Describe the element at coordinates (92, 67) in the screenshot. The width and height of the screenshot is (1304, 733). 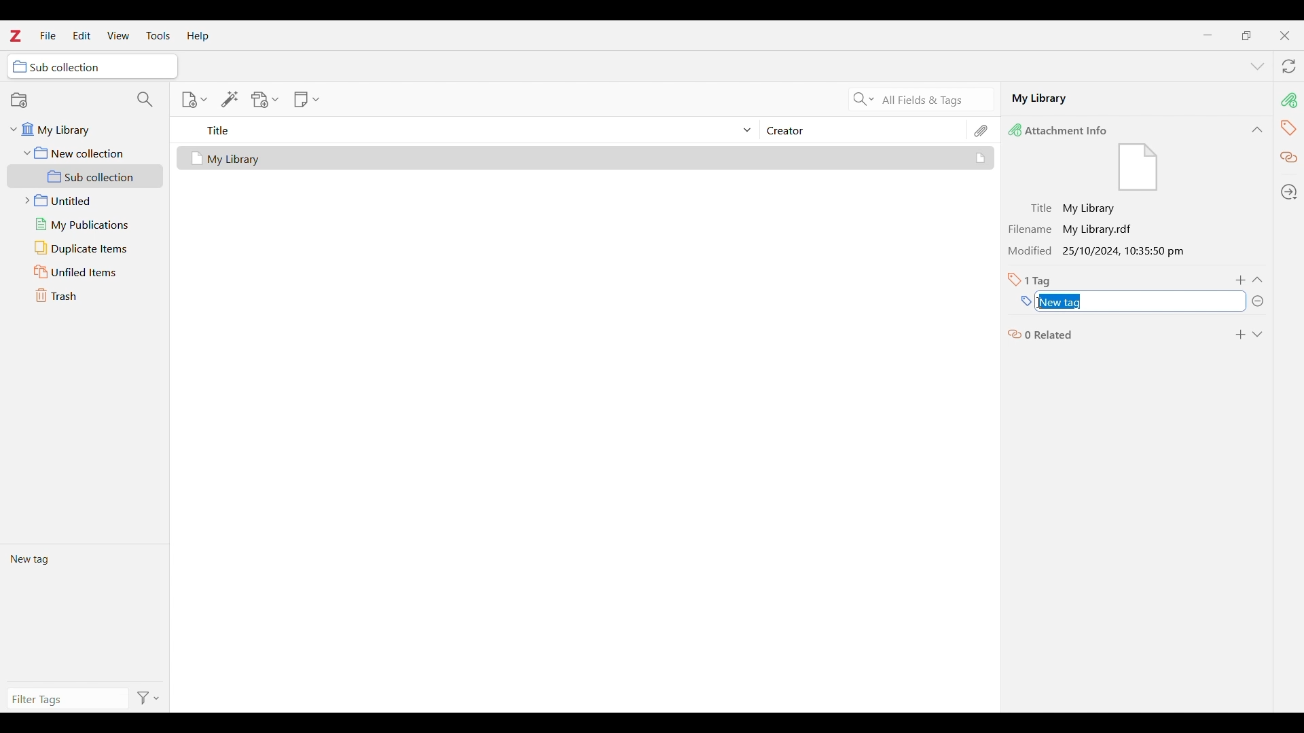
I see `Selected folder` at that location.